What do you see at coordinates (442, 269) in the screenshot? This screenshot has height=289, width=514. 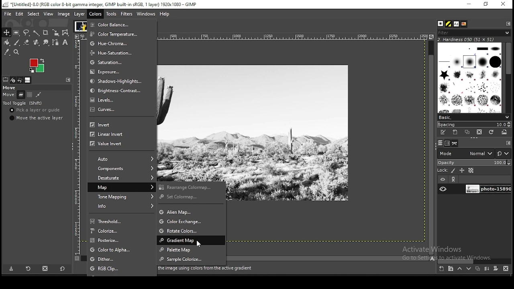 I see `new layer` at bounding box center [442, 269].